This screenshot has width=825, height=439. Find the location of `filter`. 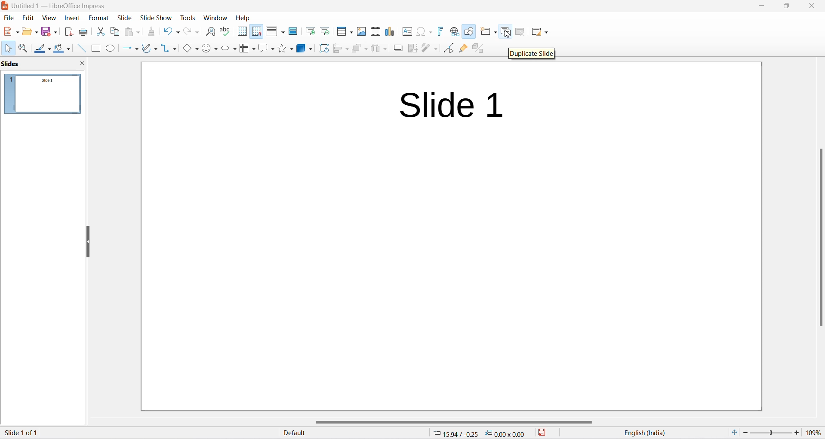

filter is located at coordinates (429, 49).